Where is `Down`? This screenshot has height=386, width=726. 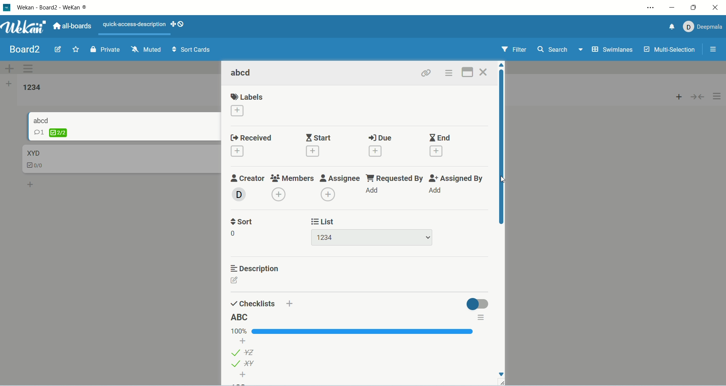
Down is located at coordinates (501, 374).